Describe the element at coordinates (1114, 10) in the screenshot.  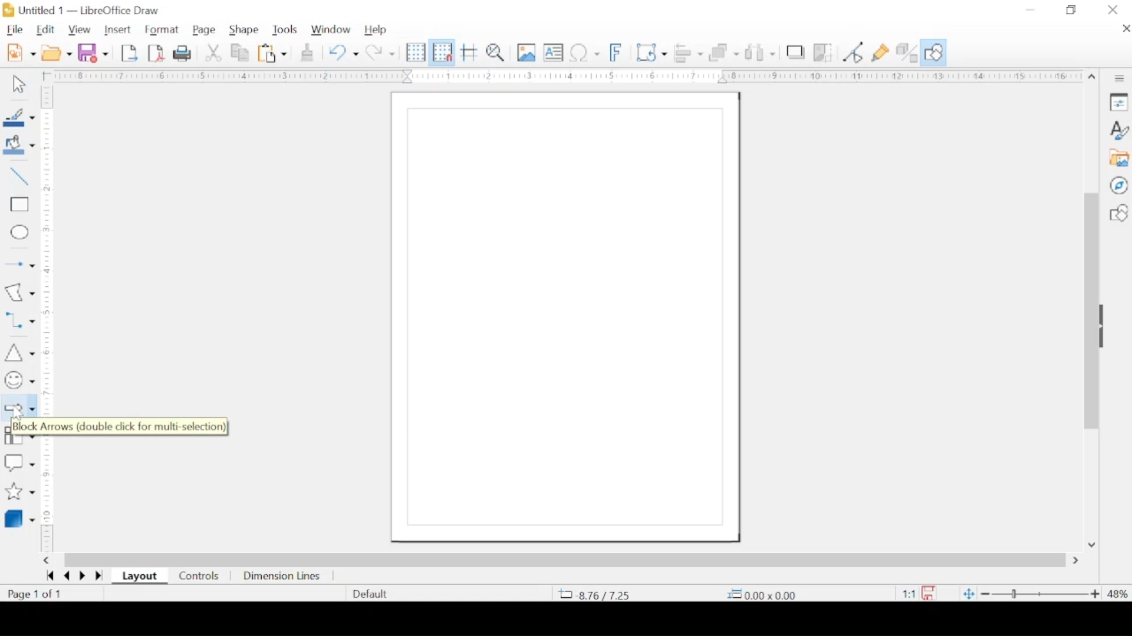
I see `close` at that location.